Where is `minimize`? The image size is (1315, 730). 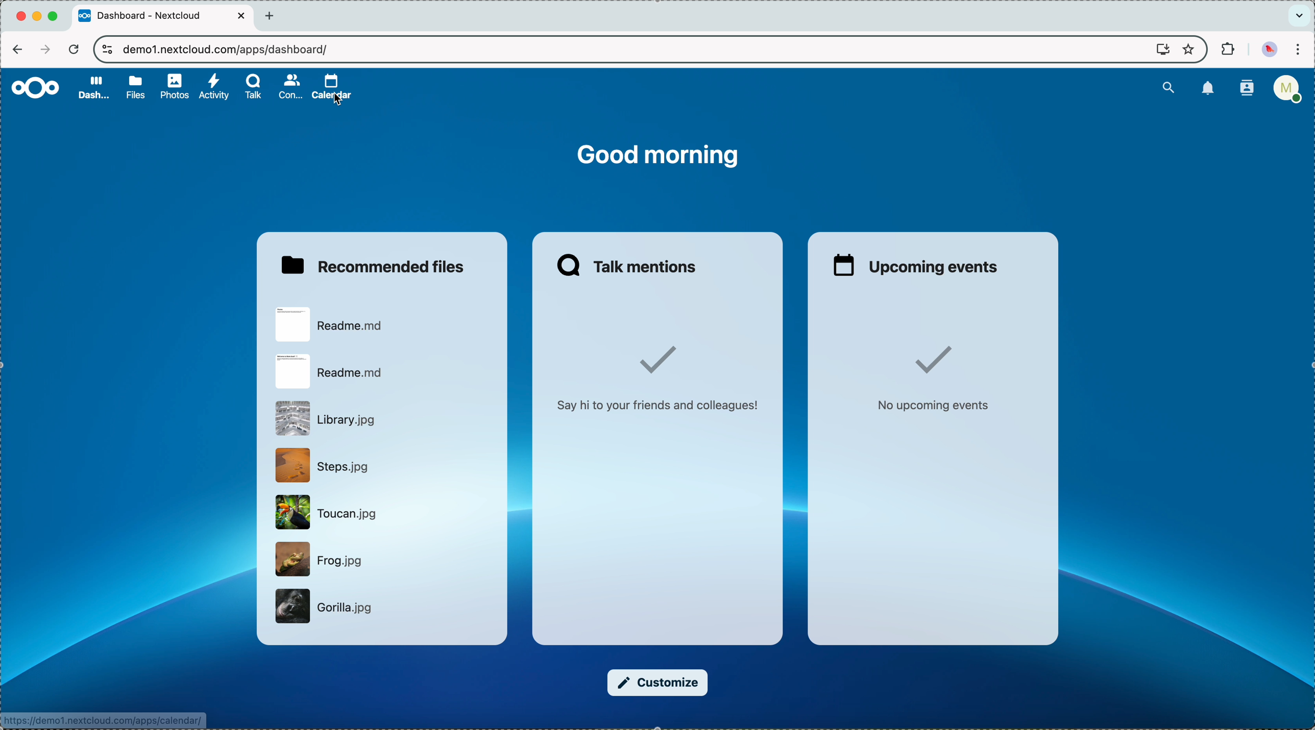 minimize is located at coordinates (39, 17).